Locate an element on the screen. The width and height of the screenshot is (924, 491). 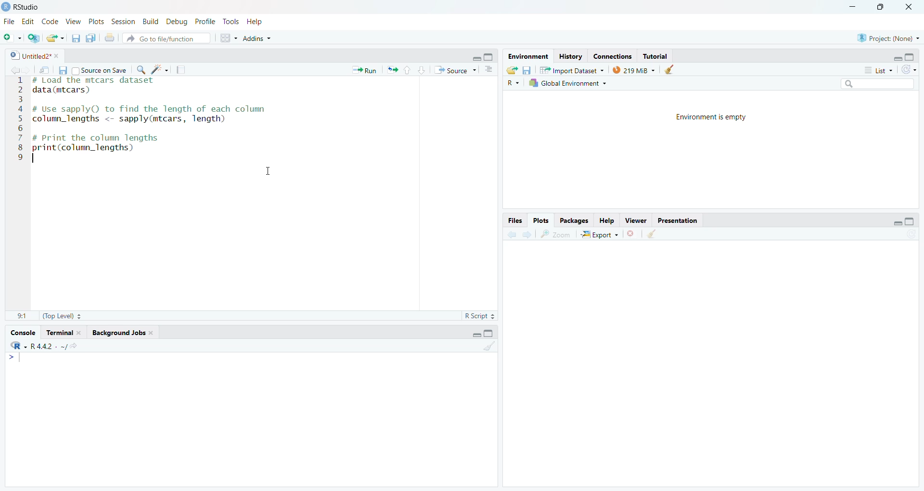
Project: (None) is located at coordinates (887, 37).